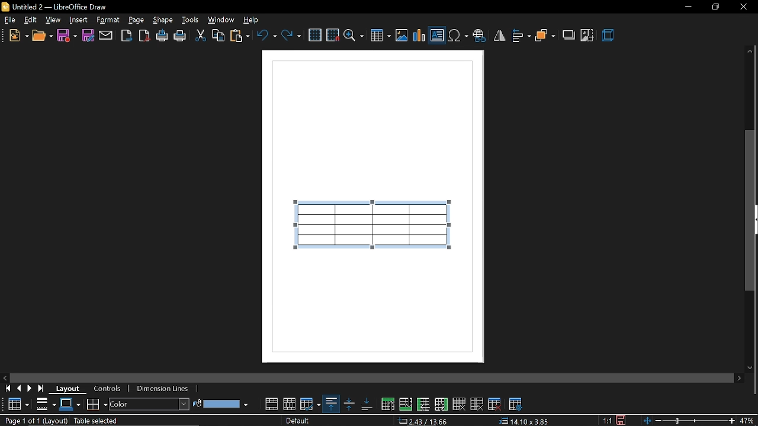 The image size is (758, 426). Describe the element at coordinates (30, 388) in the screenshot. I see `next page` at that location.